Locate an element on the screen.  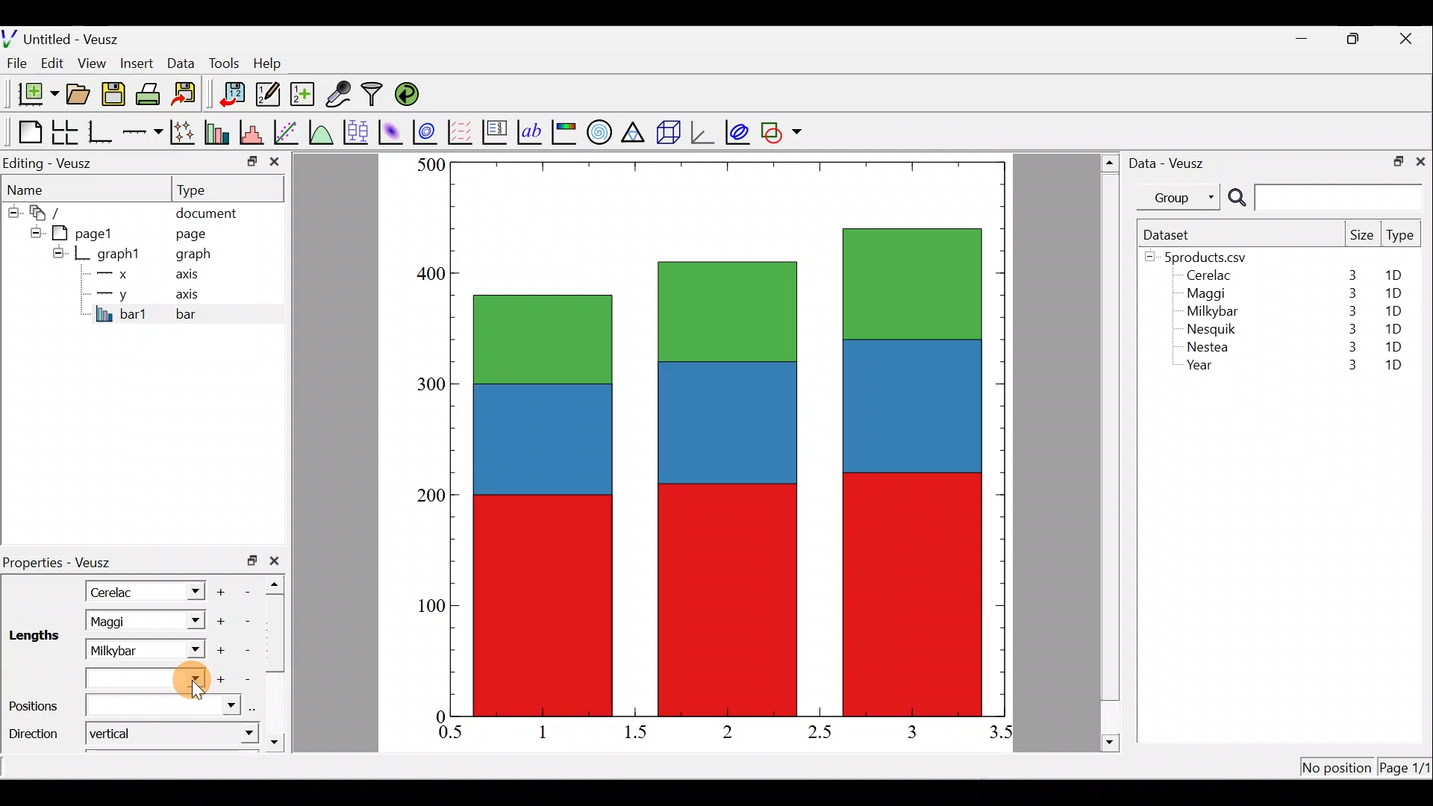
Import data into veusz is located at coordinates (233, 95).